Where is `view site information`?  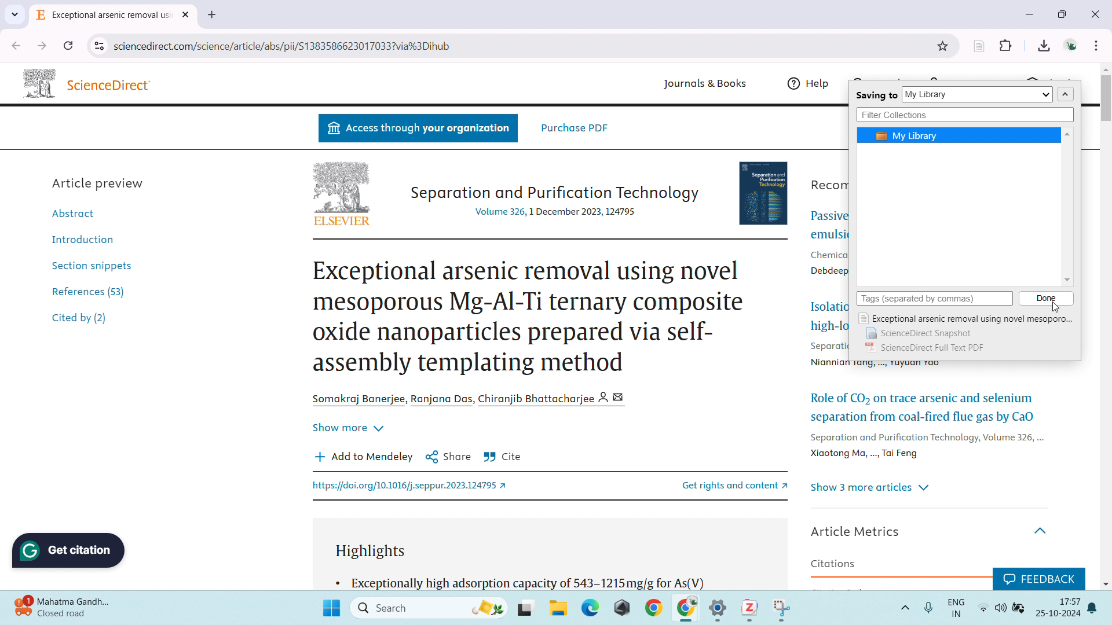 view site information is located at coordinates (98, 46).